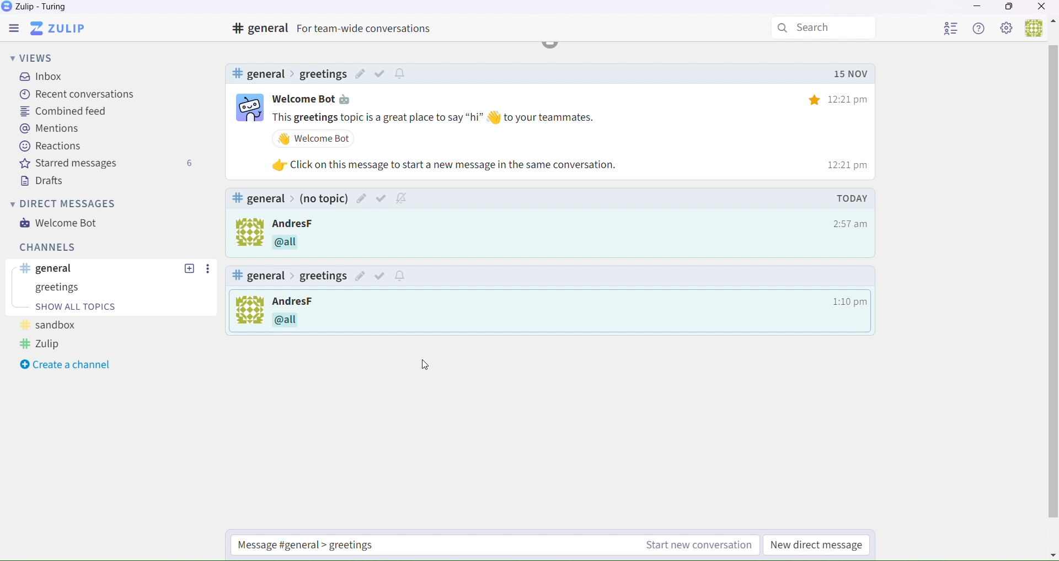 The image size is (1059, 561). What do you see at coordinates (42, 346) in the screenshot?
I see `Zulip` at bounding box center [42, 346].